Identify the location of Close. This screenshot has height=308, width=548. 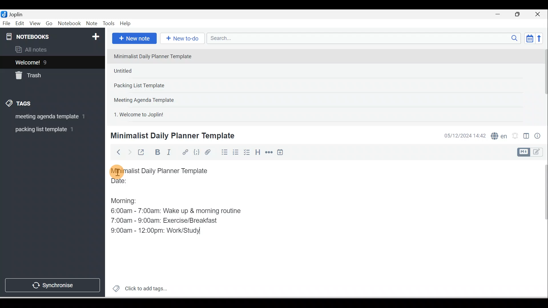
(539, 14).